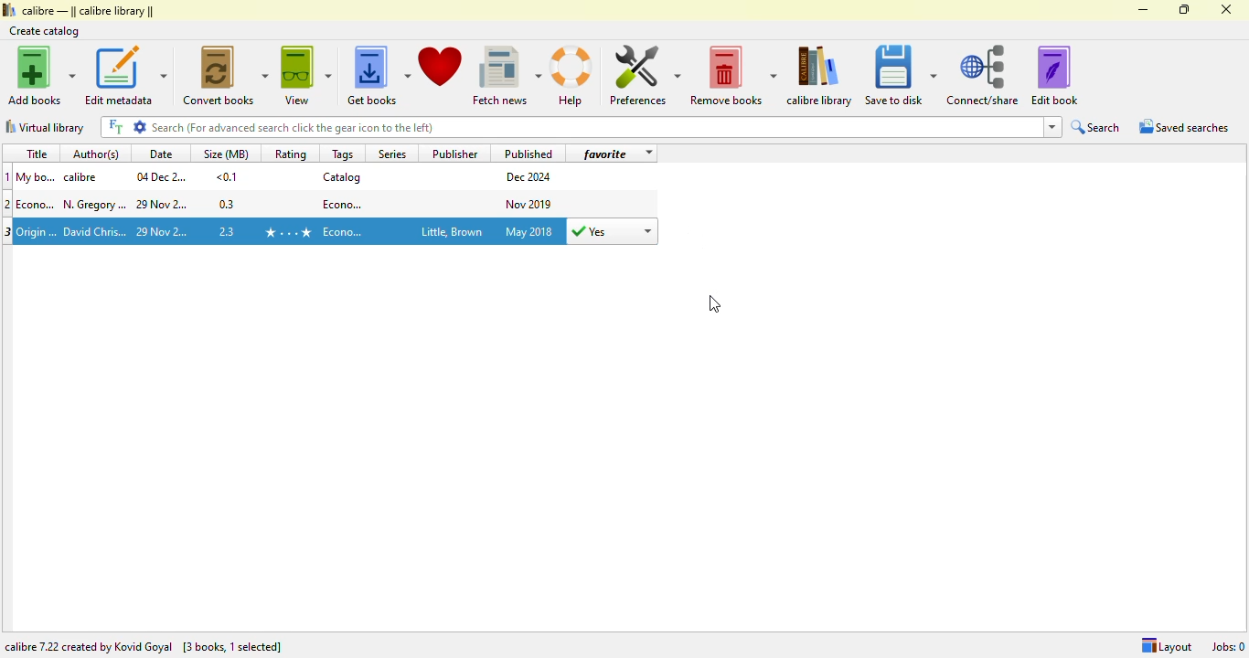  I want to click on published, so click(528, 153).